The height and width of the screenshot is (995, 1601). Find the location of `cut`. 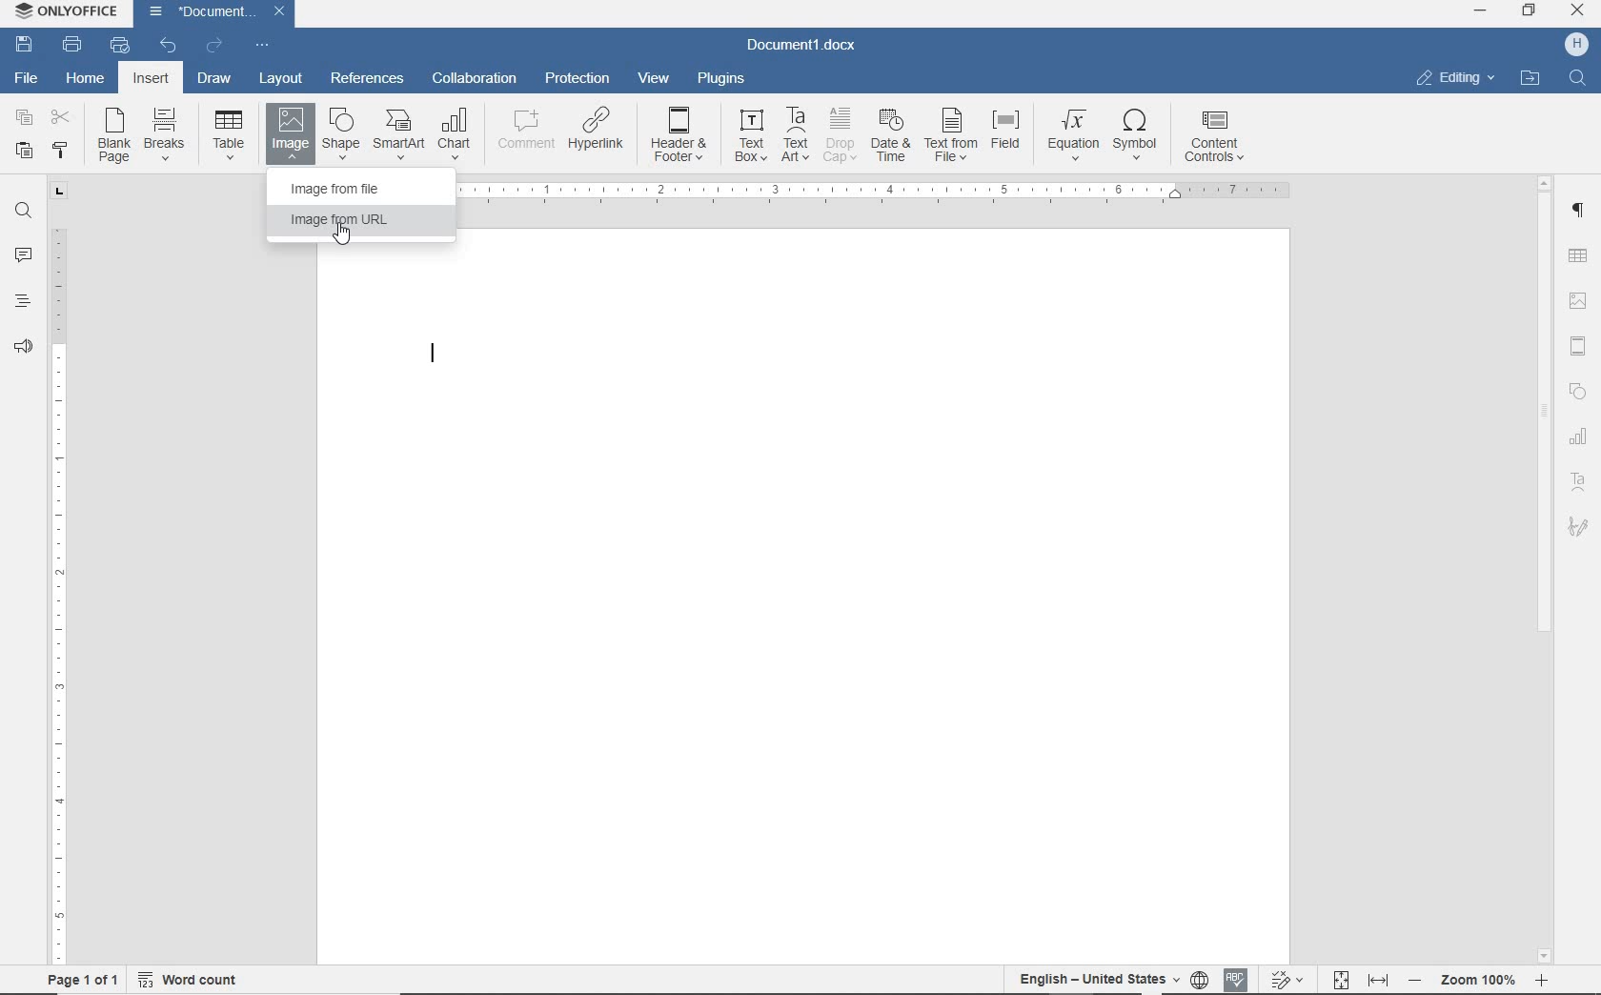

cut is located at coordinates (61, 116).